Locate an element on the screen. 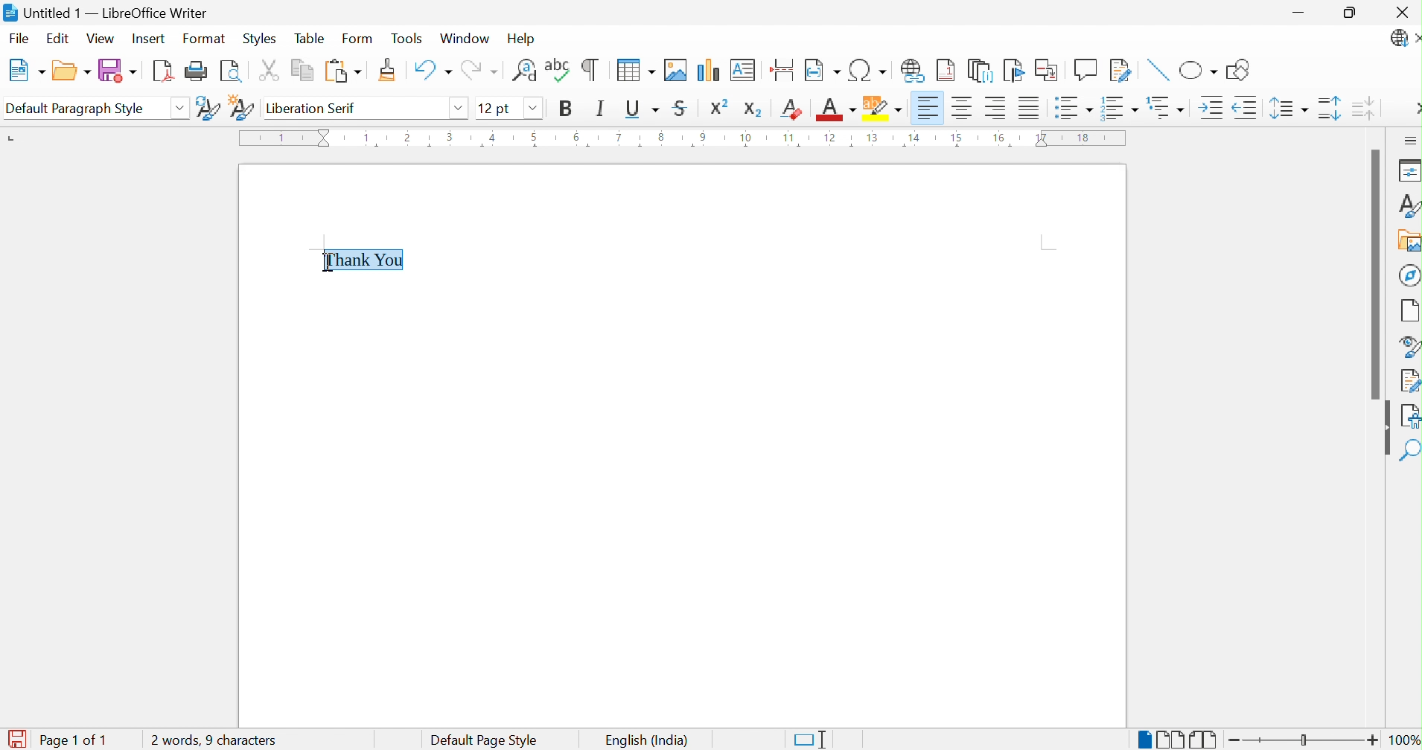 The height and width of the screenshot is (750, 1422). Check Spelling is located at coordinates (558, 73).